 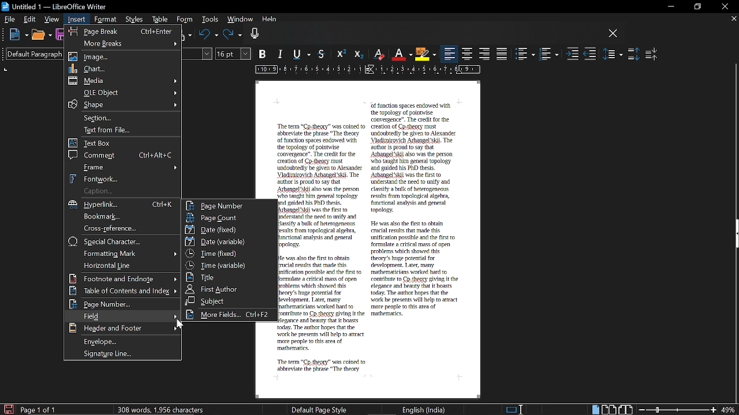 What do you see at coordinates (77, 20) in the screenshot?
I see `Insert` at bounding box center [77, 20].